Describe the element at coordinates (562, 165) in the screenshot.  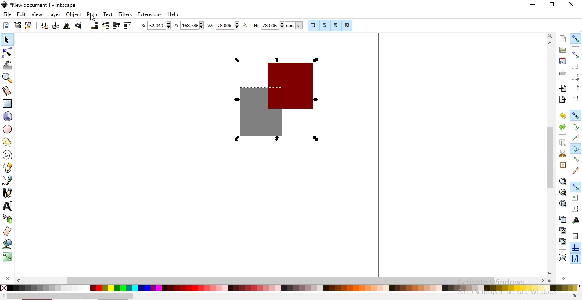
I see `paste` at that location.